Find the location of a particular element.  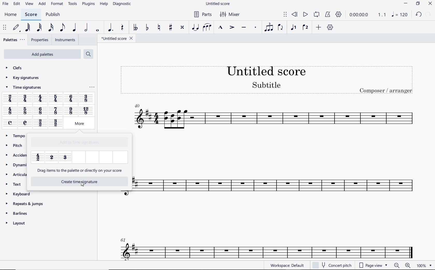

INSTRUMENTS is located at coordinates (65, 40).